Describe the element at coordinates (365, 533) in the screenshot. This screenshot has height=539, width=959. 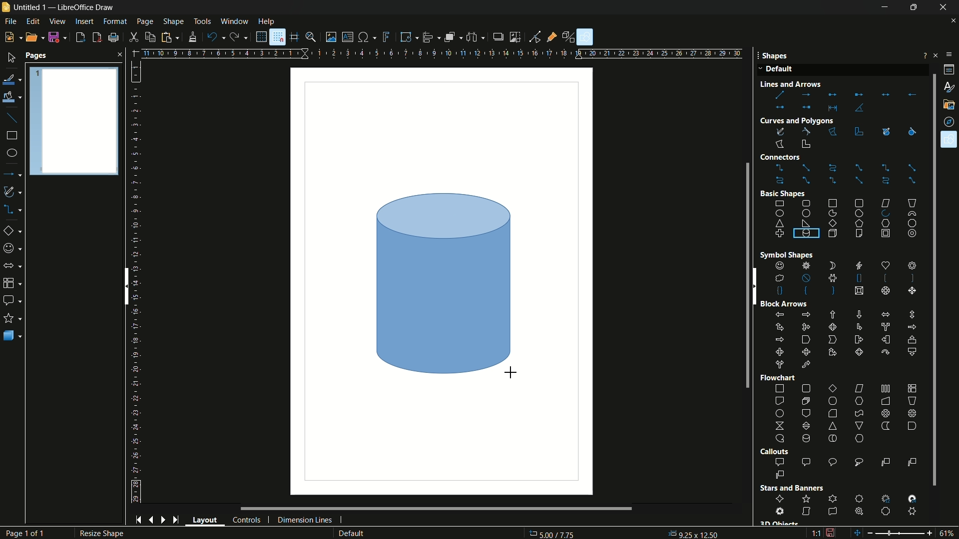
I see `default` at that location.